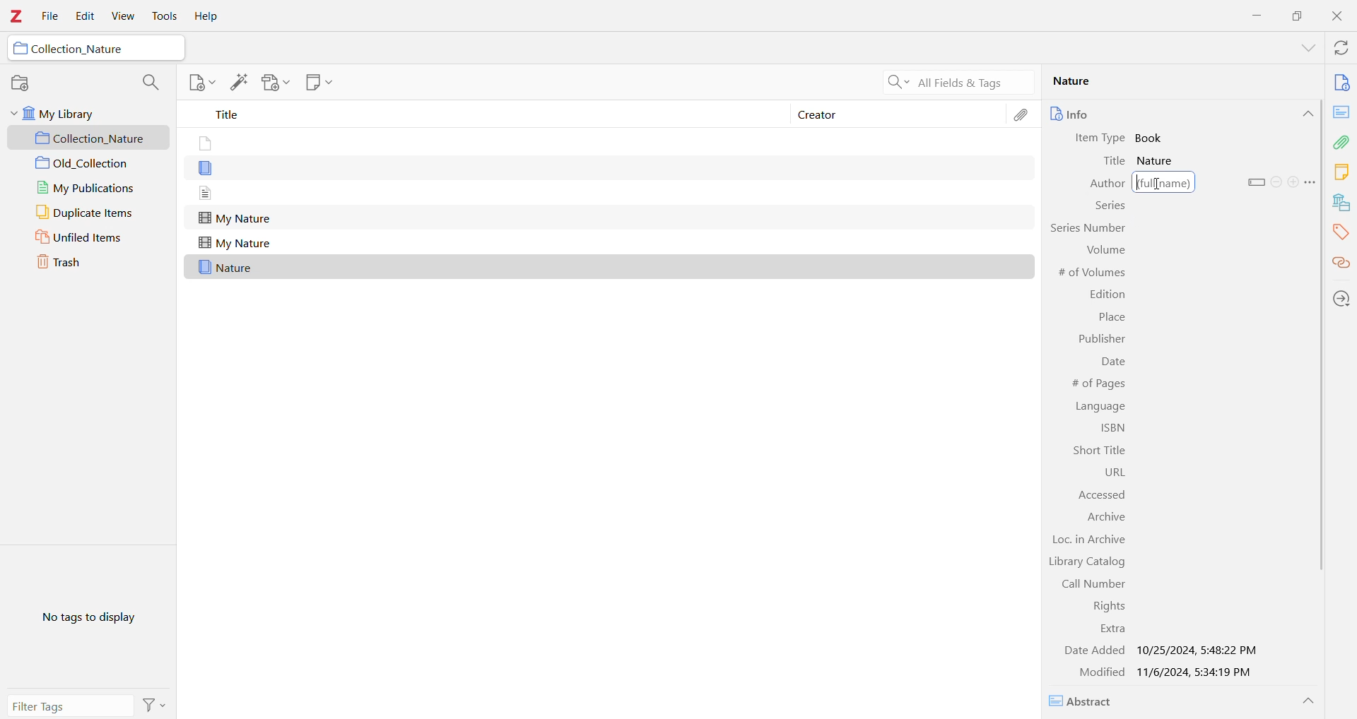 The height and width of the screenshot is (719, 1357). Describe the element at coordinates (1159, 161) in the screenshot. I see `Nature` at that location.